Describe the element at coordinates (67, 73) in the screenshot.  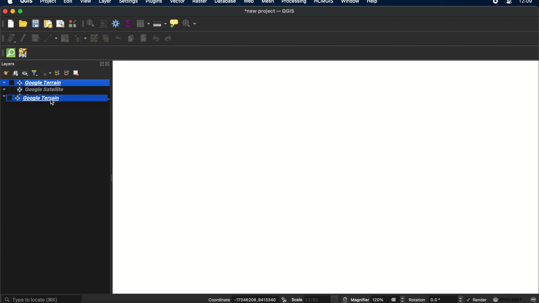
I see `collapse all` at that location.